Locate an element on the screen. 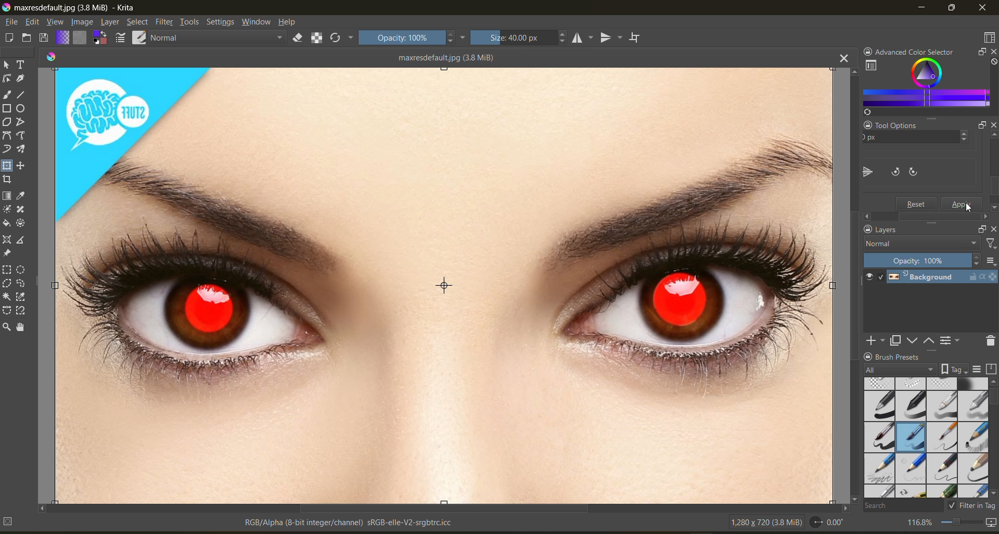  tool is located at coordinates (8, 179).